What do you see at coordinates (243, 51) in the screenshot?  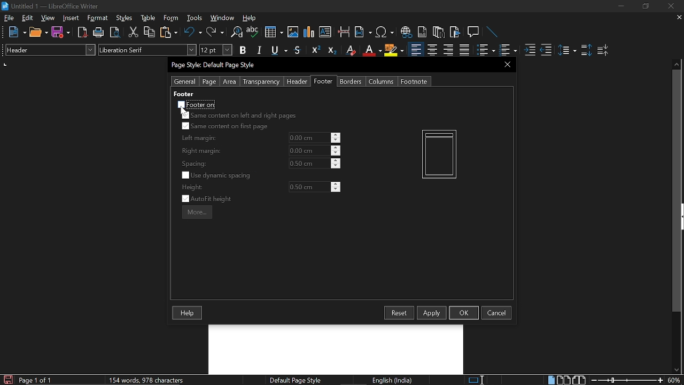 I see `Bold` at bounding box center [243, 51].